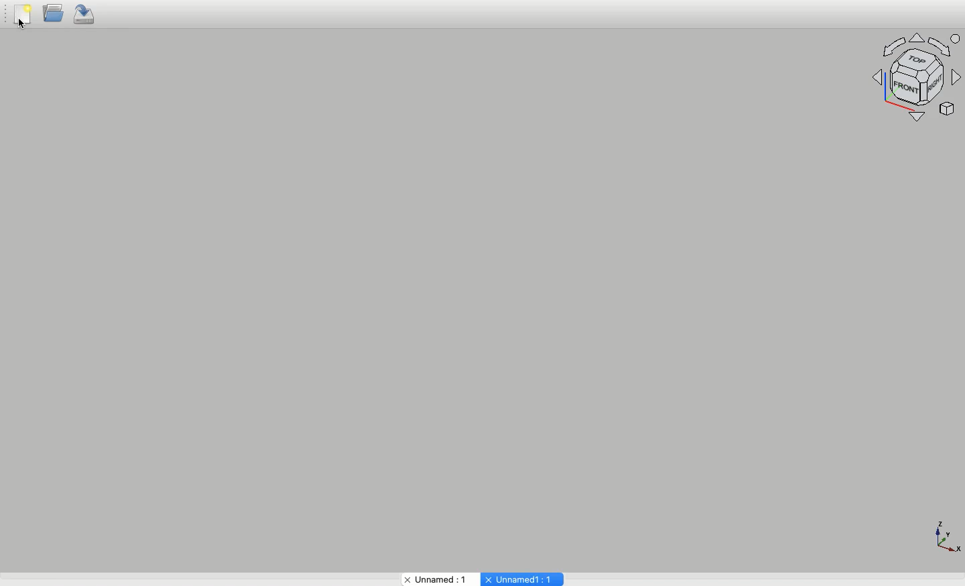 This screenshot has height=586, width=965. What do you see at coordinates (86, 15) in the screenshot?
I see `Save` at bounding box center [86, 15].